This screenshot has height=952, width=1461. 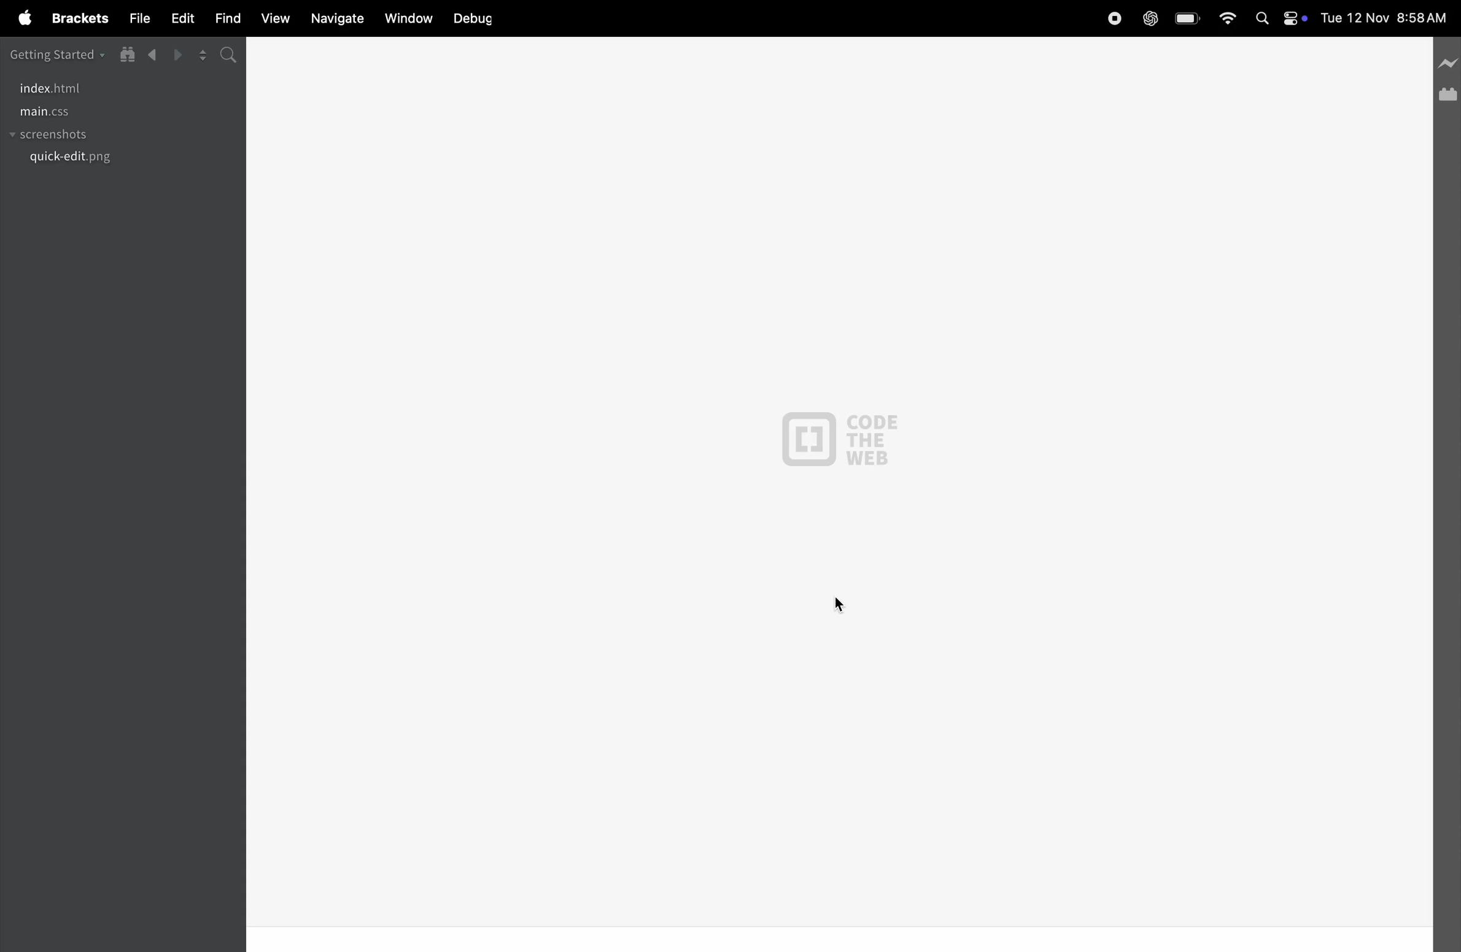 What do you see at coordinates (1149, 18) in the screenshot?
I see `chatgpt` at bounding box center [1149, 18].